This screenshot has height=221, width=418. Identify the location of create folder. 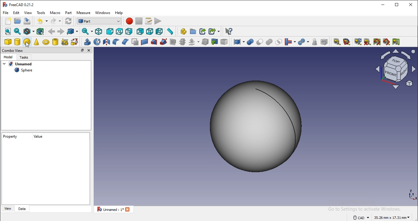
(193, 31).